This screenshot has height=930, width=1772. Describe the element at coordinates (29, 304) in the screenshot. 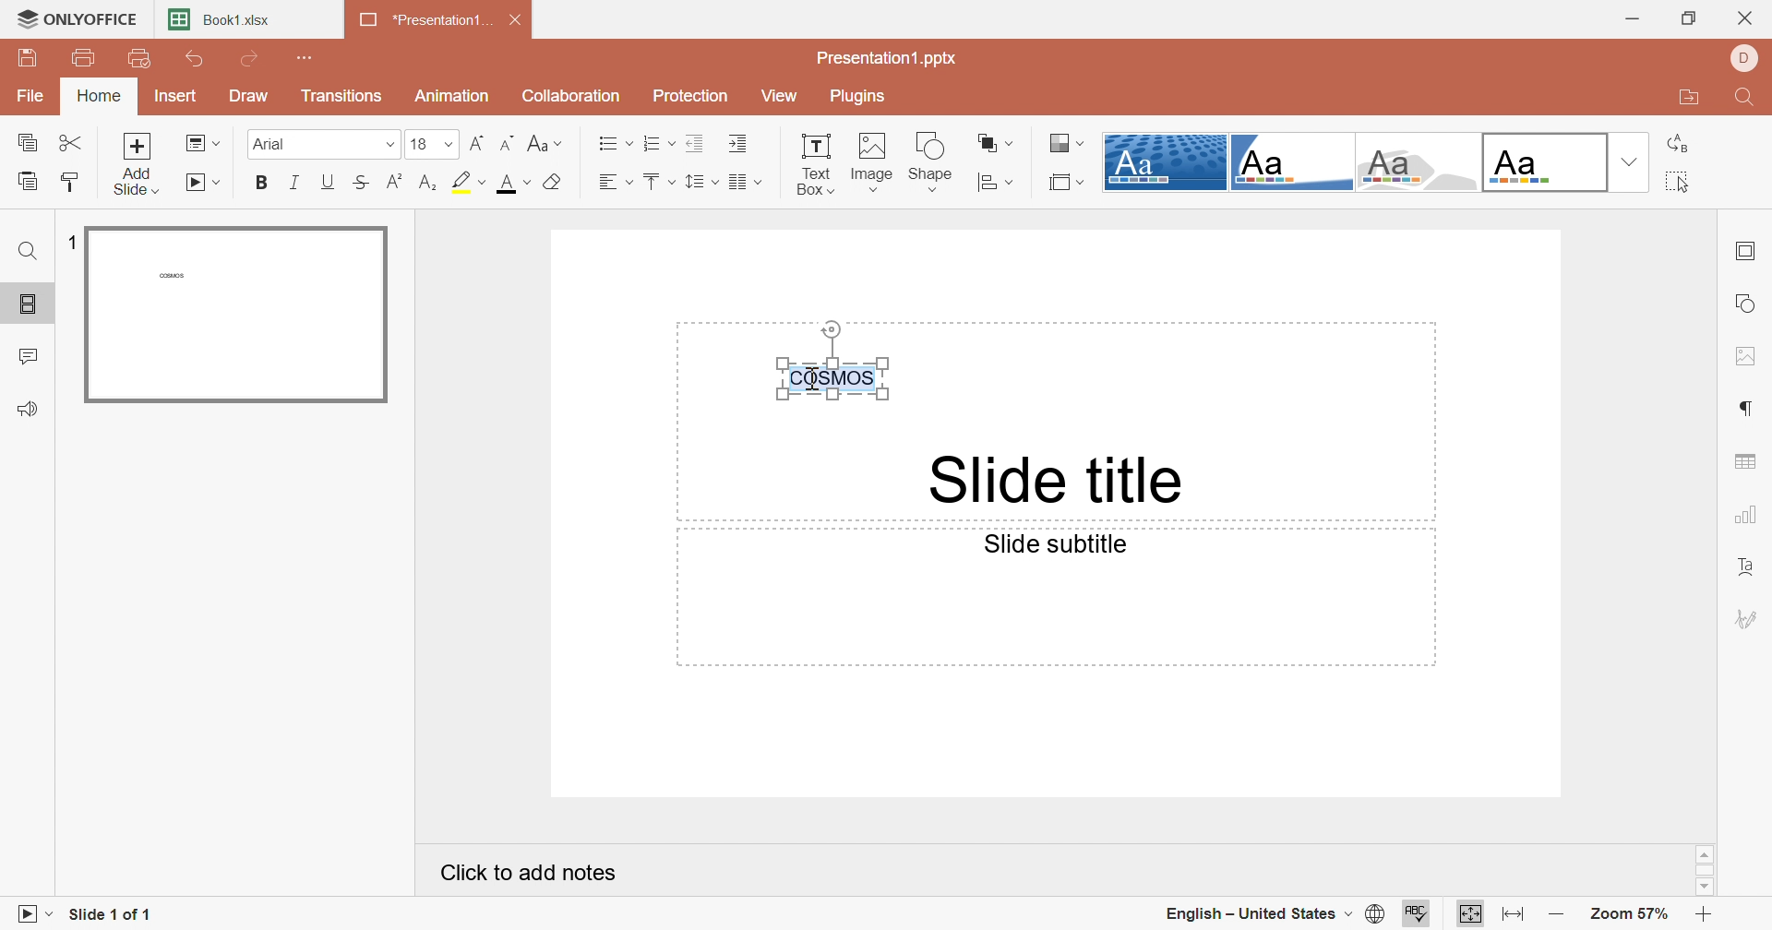

I see `Slides` at that location.